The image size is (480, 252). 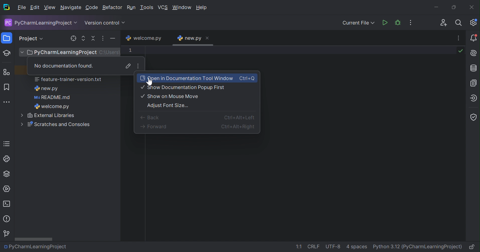 What do you see at coordinates (138, 66) in the screenshot?
I see `More` at bounding box center [138, 66].